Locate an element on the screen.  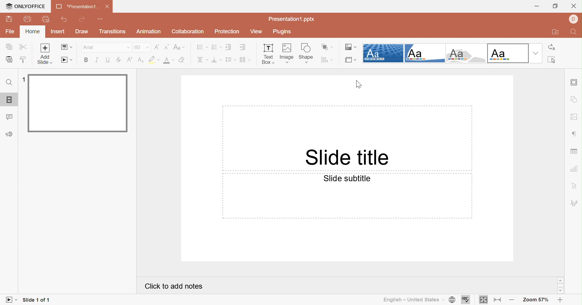
Comments is located at coordinates (9, 117).